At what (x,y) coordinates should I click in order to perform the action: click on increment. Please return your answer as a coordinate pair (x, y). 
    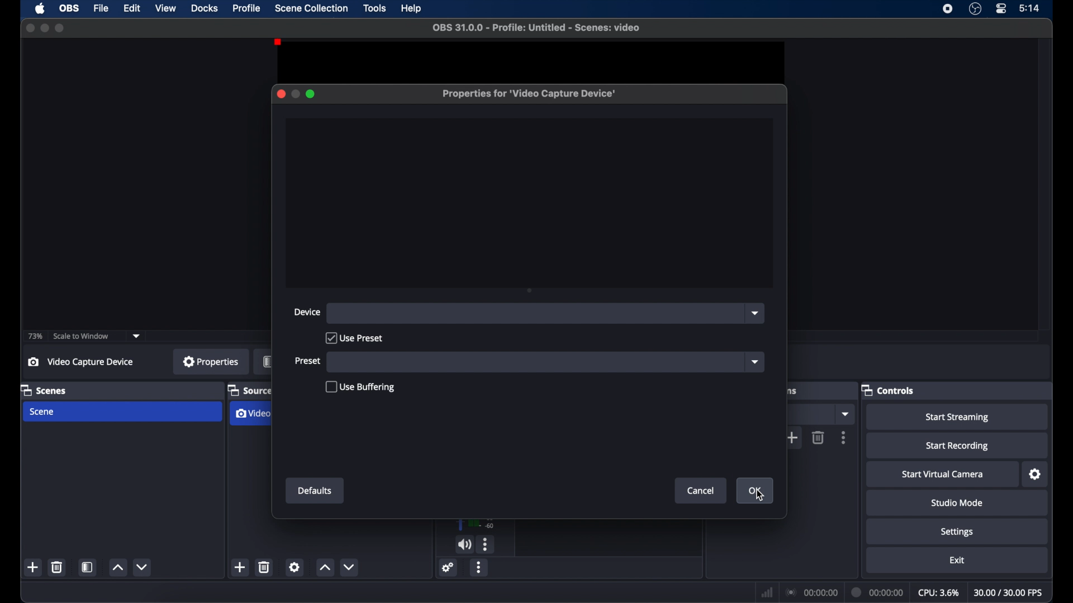
    Looking at the image, I should click on (118, 568).